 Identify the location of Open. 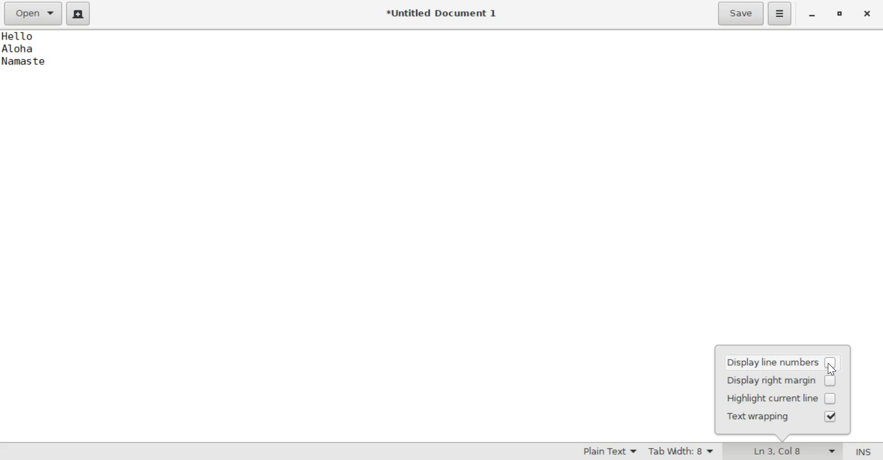
(34, 13).